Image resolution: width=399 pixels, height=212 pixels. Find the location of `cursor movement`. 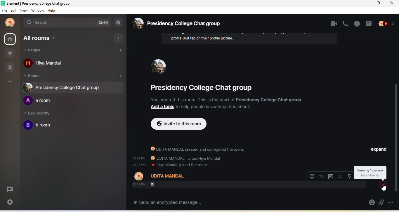

cursor movement is located at coordinates (384, 188).